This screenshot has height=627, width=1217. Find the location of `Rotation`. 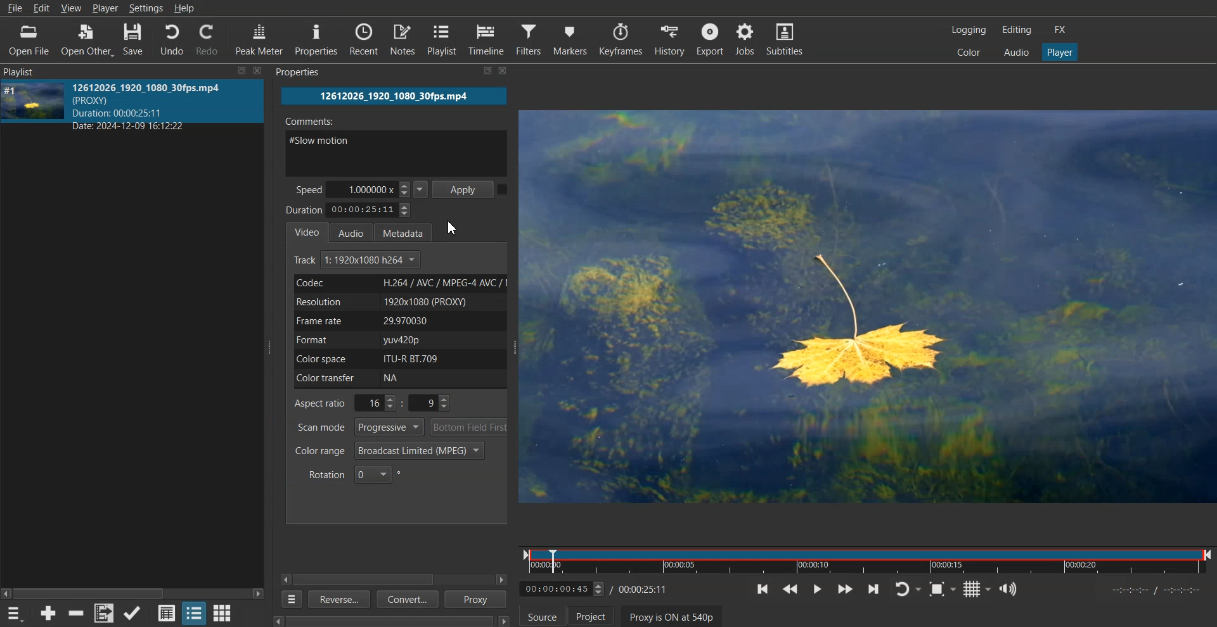

Rotation is located at coordinates (355, 474).